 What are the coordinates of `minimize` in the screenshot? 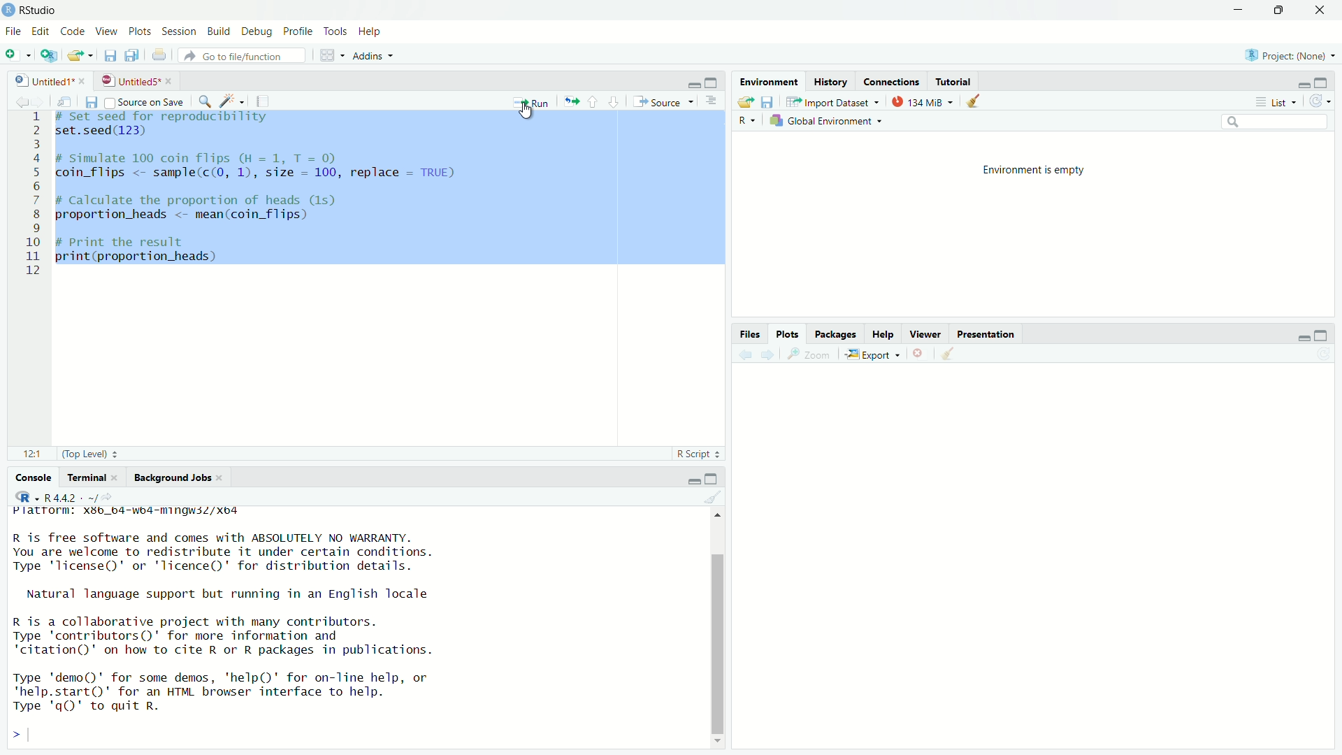 It's located at (694, 480).